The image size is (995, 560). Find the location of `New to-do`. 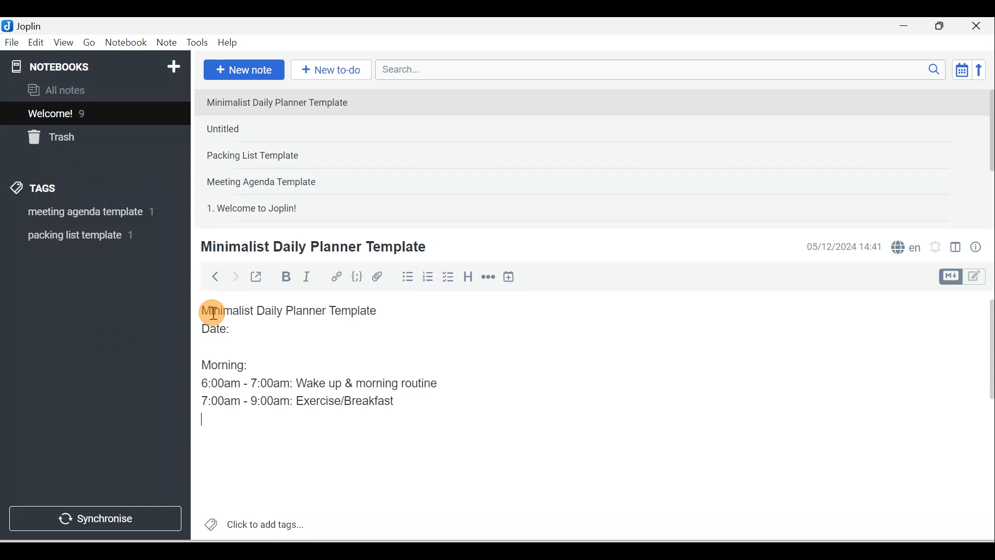

New to-do is located at coordinates (329, 71).